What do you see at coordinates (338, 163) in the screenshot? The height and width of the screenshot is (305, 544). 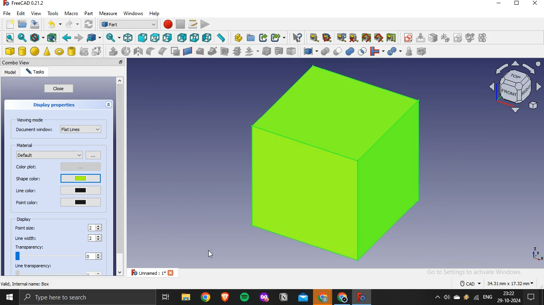 I see `cube image` at bounding box center [338, 163].